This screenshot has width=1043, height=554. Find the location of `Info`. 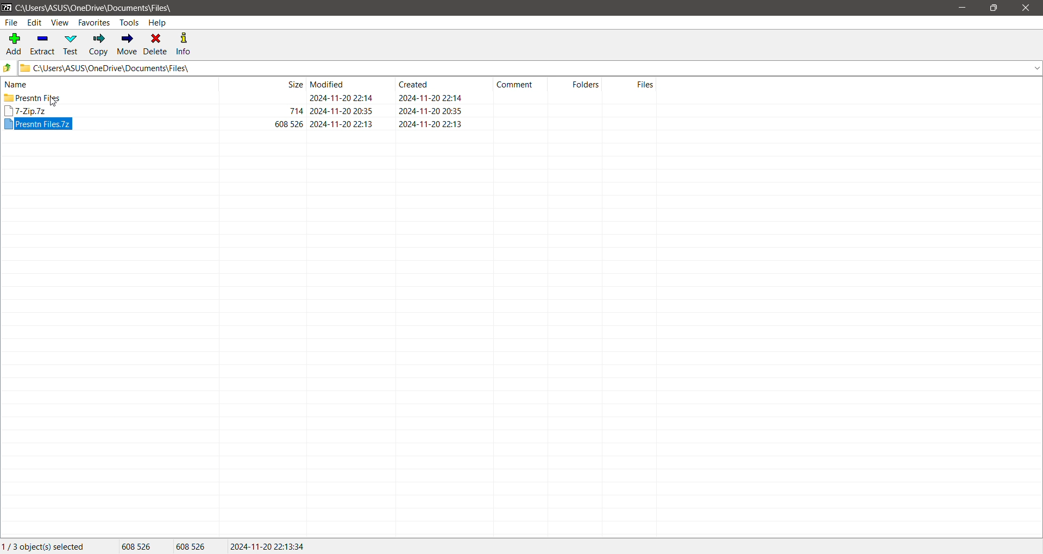

Info is located at coordinates (185, 44).